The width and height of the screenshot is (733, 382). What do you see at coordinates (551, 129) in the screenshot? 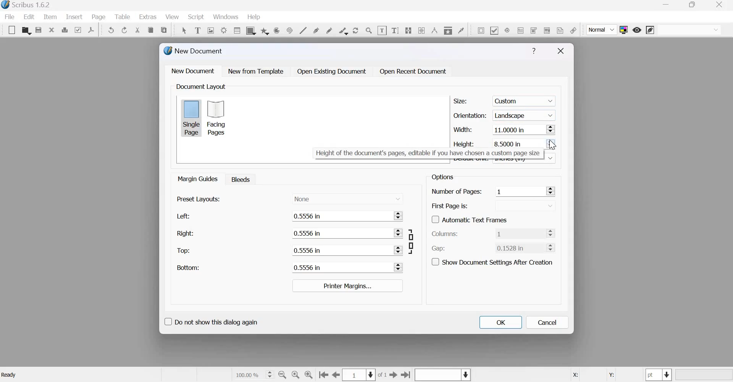
I see `Increase and Decrease` at bounding box center [551, 129].